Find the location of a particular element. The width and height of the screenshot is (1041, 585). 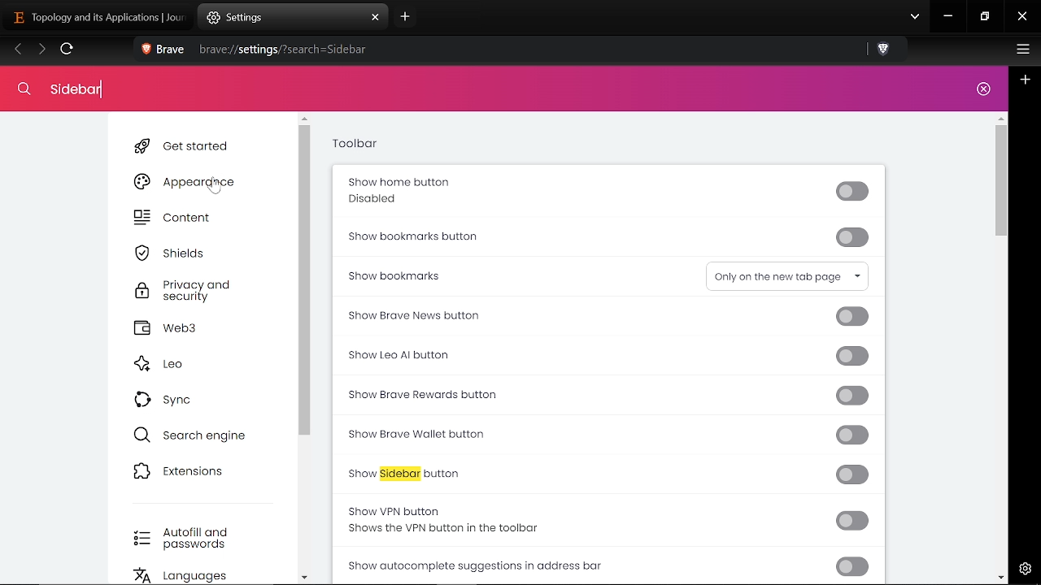

Show sidebar button is located at coordinates (609, 474).